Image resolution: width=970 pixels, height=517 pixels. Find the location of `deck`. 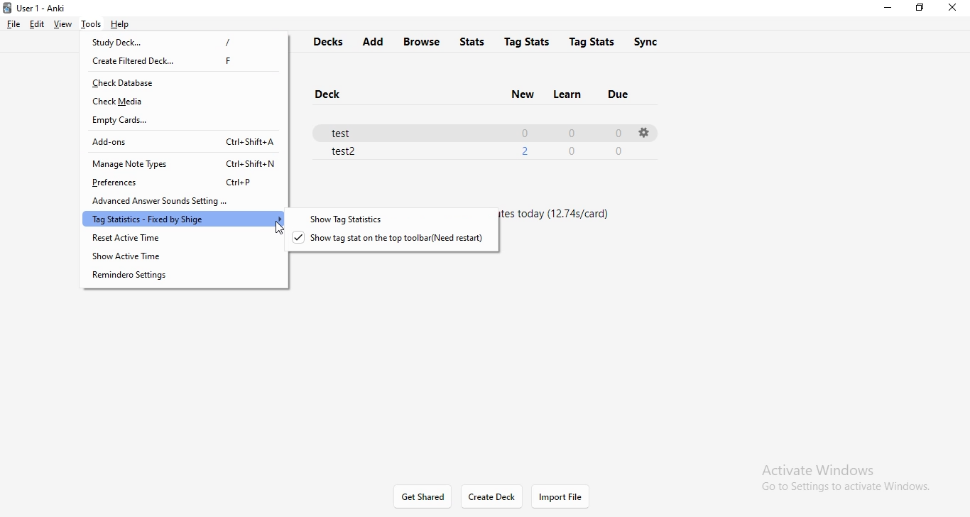

deck is located at coordinates (327, 94).